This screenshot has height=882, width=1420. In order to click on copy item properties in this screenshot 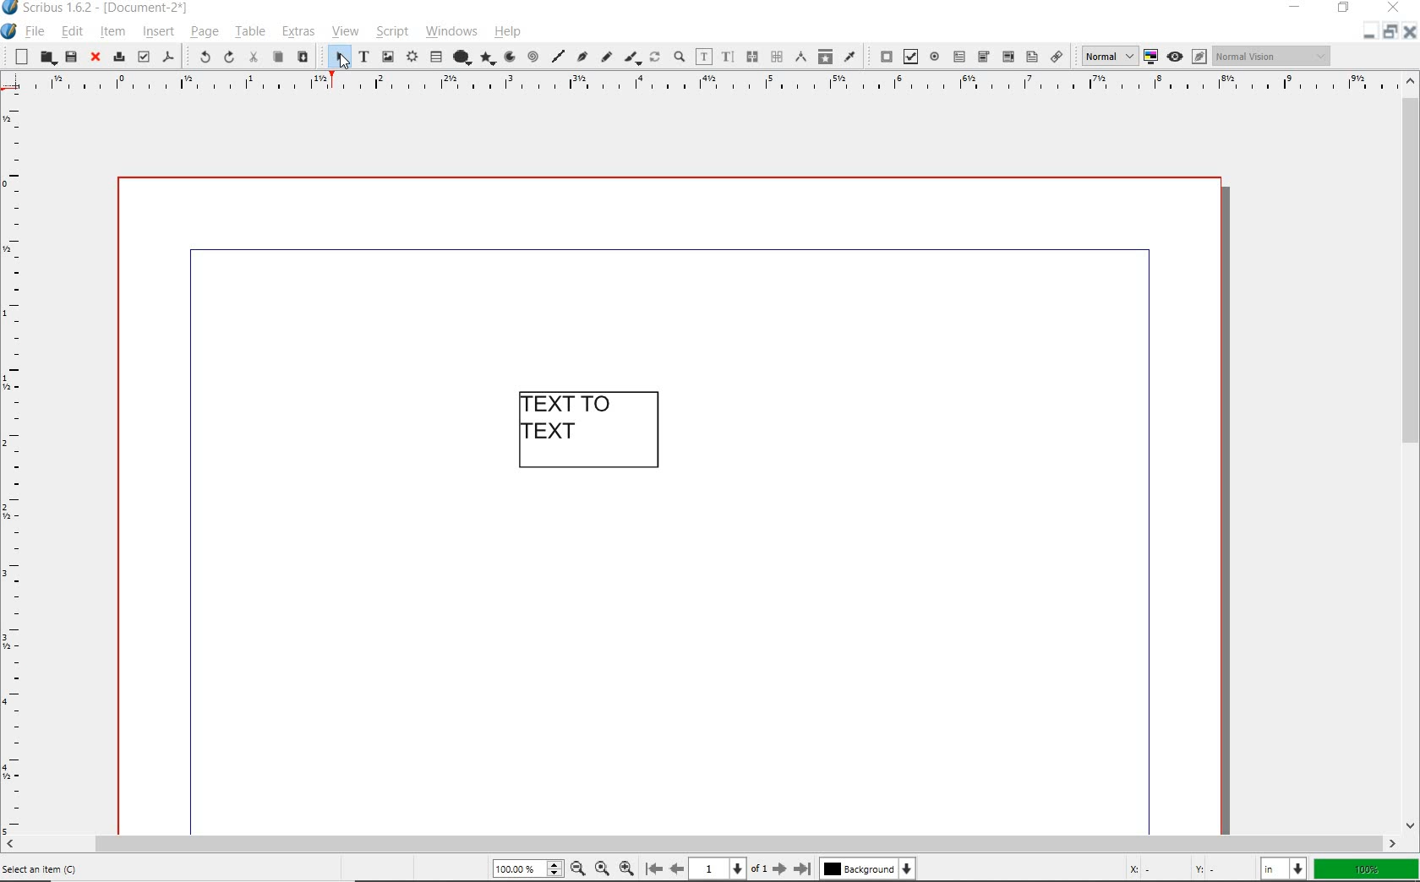, I will do `click(826, 56)`.